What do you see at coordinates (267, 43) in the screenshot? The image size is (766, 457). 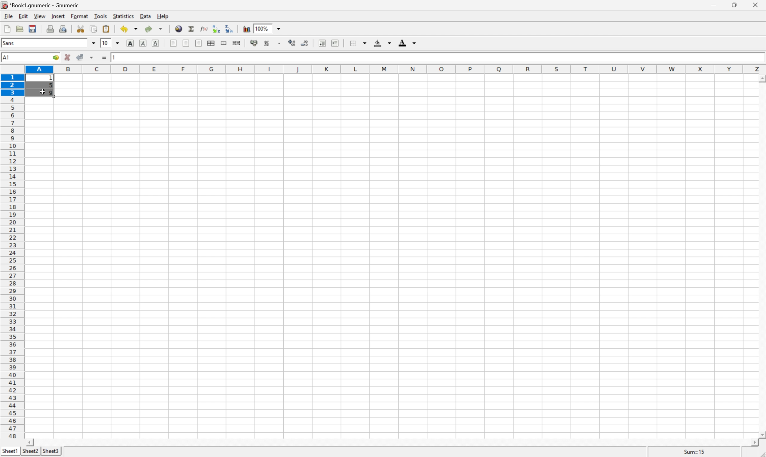 I see `format selection as percentage` at bounding box center [267, 43].